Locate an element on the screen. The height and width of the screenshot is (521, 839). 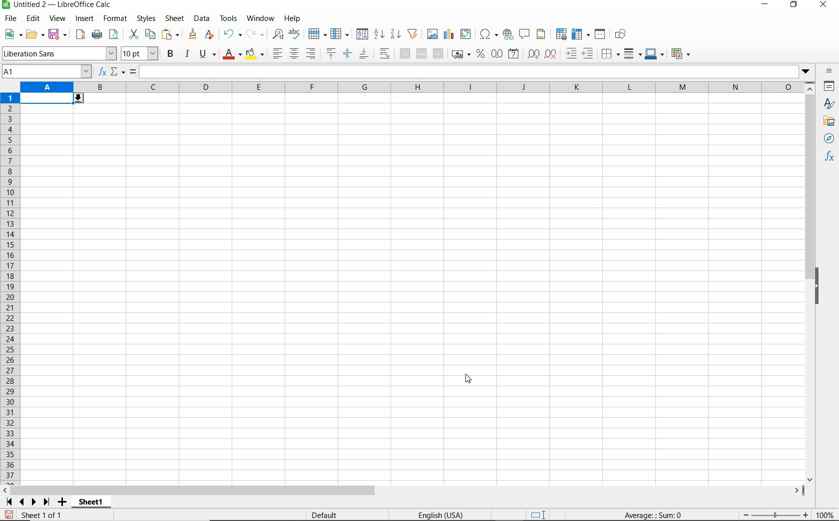
insert special characters is located at coordinates (489, 34).